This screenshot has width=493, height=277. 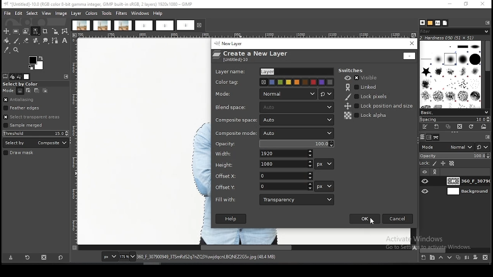 I want to click on move layer one step down, so click(x=448, y=257).